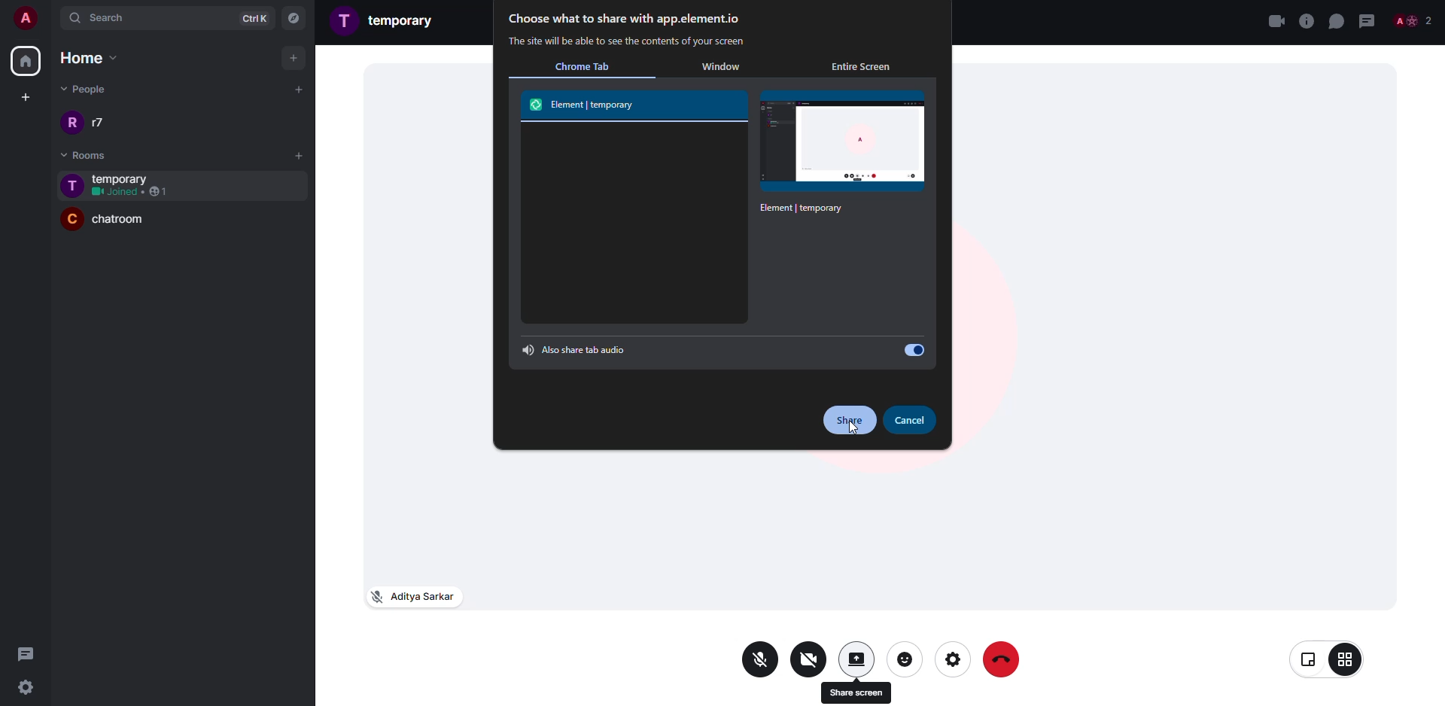  I want to click on cancel, so click(911, 420).